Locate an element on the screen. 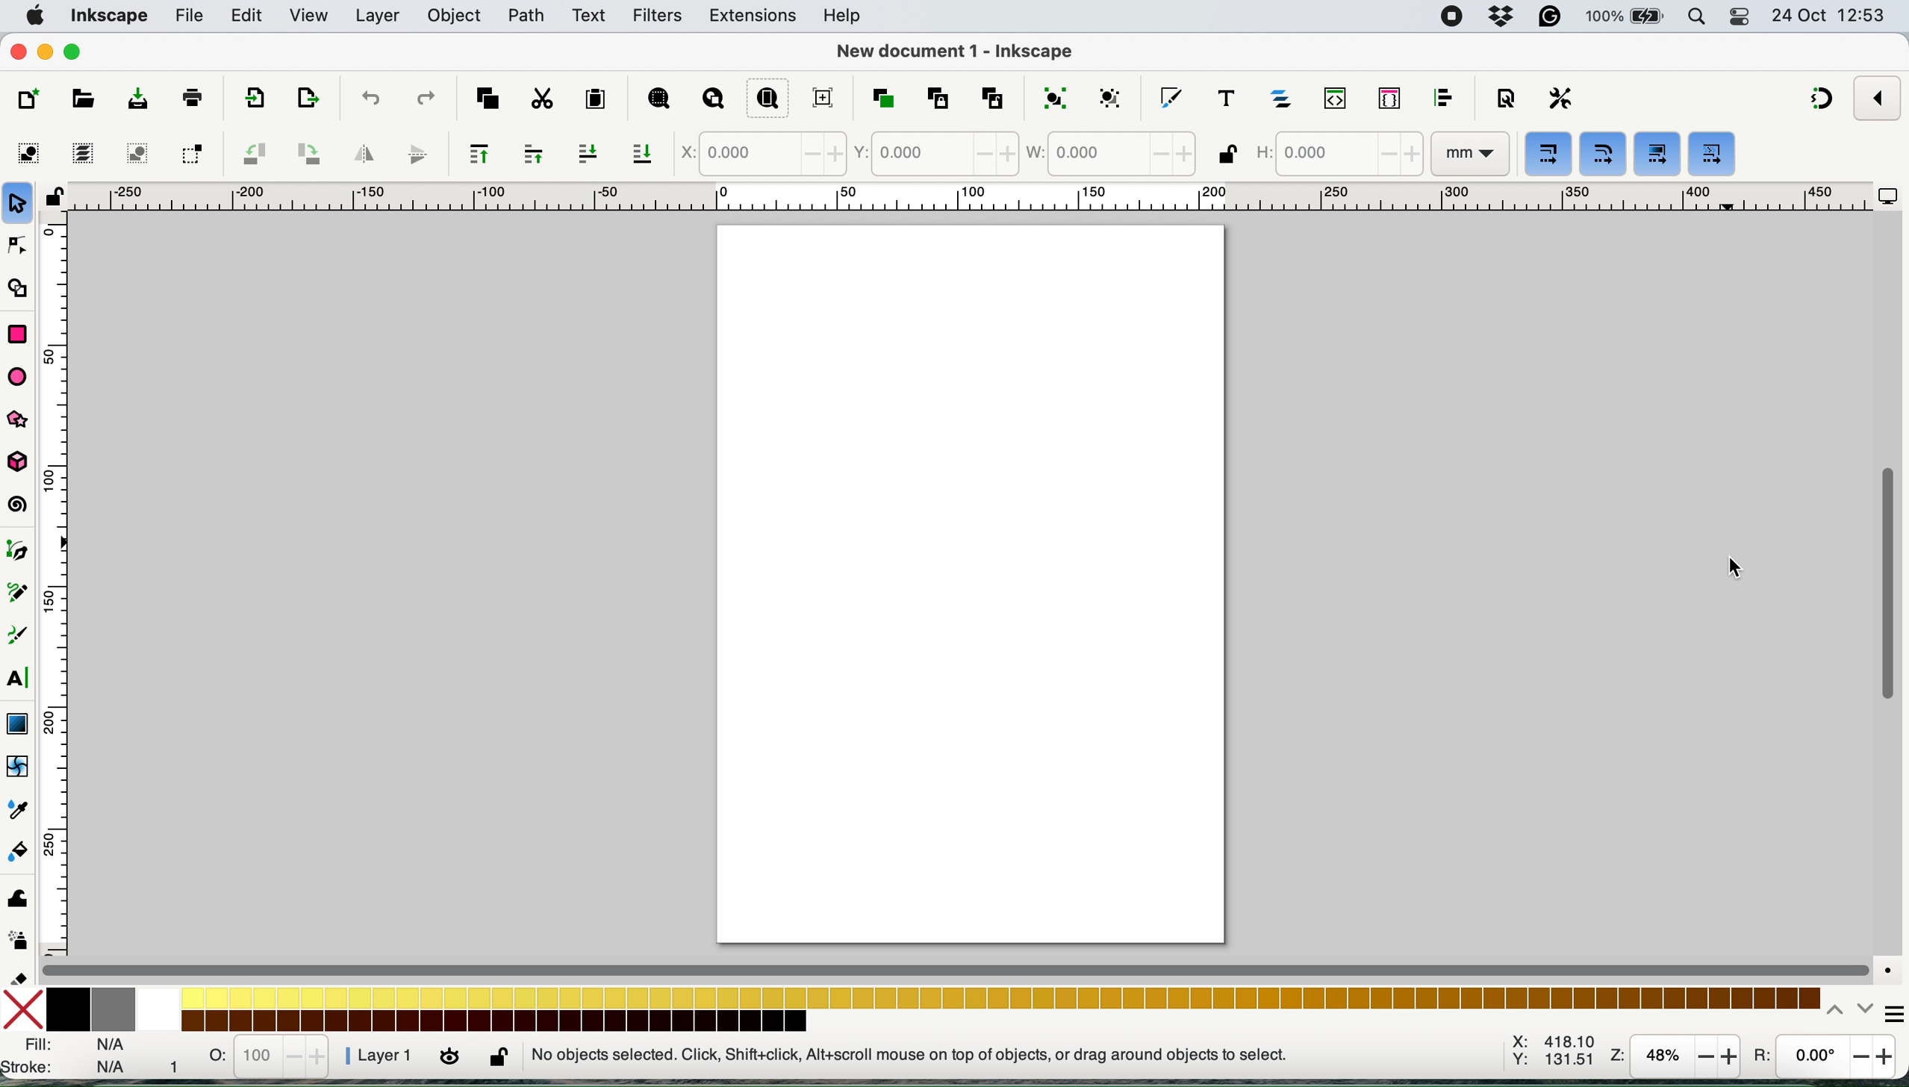 Image resolution: width=1909 pixels, height=1087 pixels. New document 1 - Inkscape is located at coordinates (962, 52).